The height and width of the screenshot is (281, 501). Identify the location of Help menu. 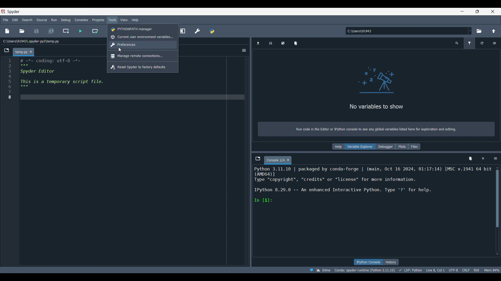
(135, 20).